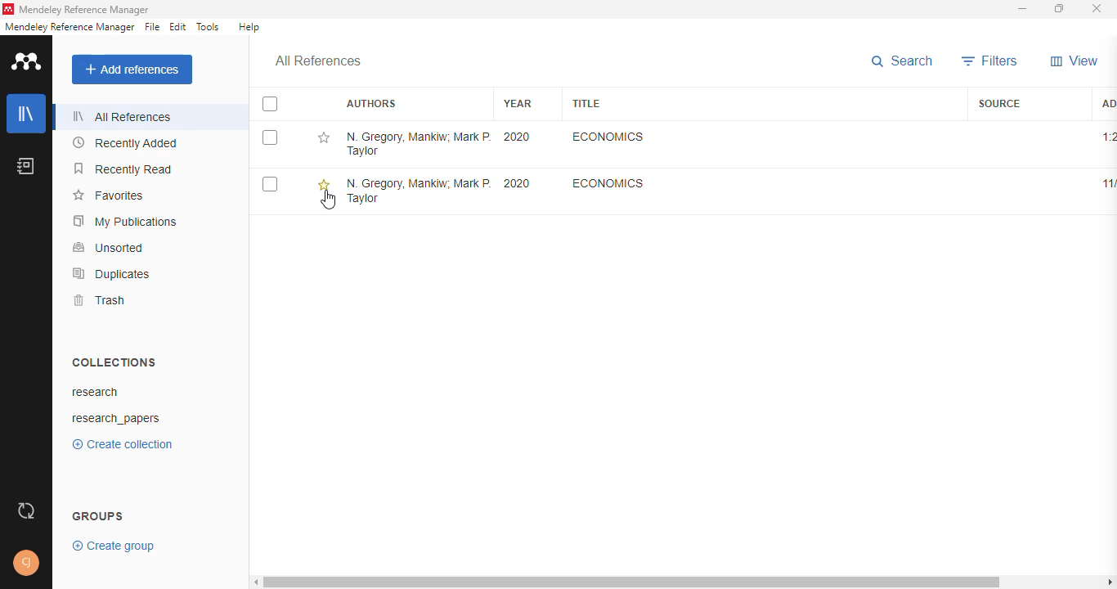 This screenshot has width=1117, height=589. Describe the element at coordinates (27, 113) in the screenshot. I see `library` at that location.